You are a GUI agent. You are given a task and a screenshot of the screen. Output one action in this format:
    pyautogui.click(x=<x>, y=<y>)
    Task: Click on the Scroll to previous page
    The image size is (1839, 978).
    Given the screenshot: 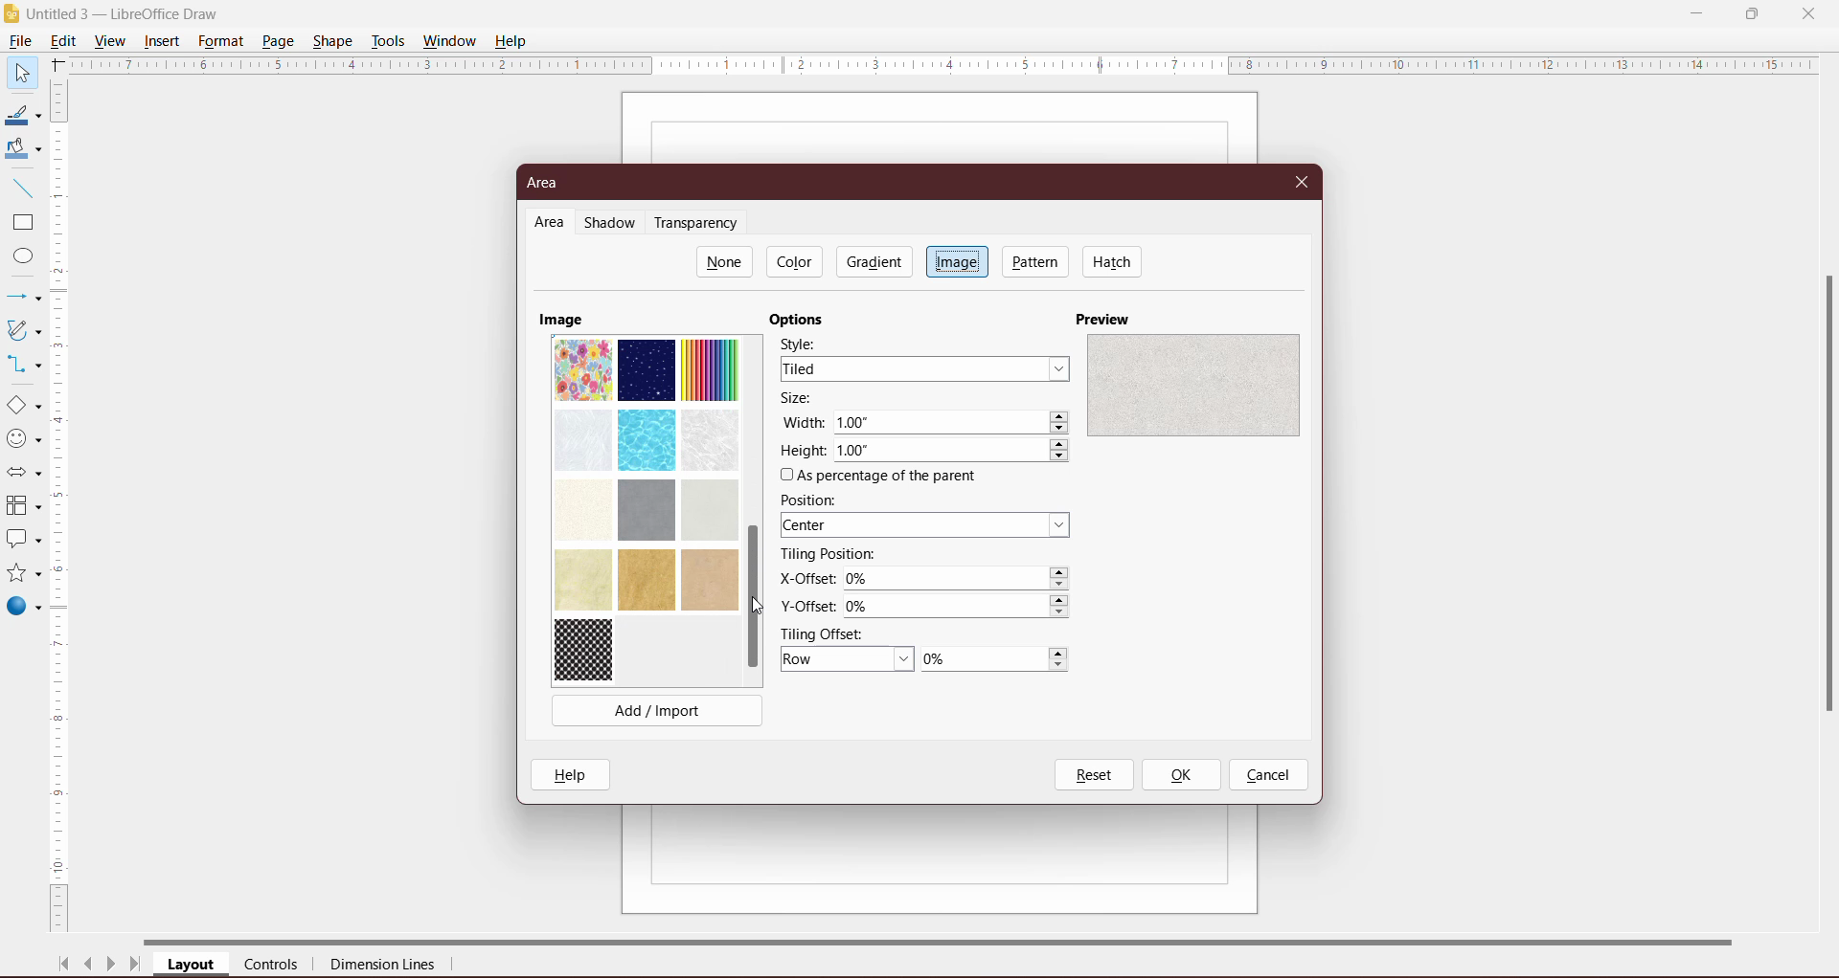 What is the action you would take?
    pyautogui.click(x=90, y=967)
    